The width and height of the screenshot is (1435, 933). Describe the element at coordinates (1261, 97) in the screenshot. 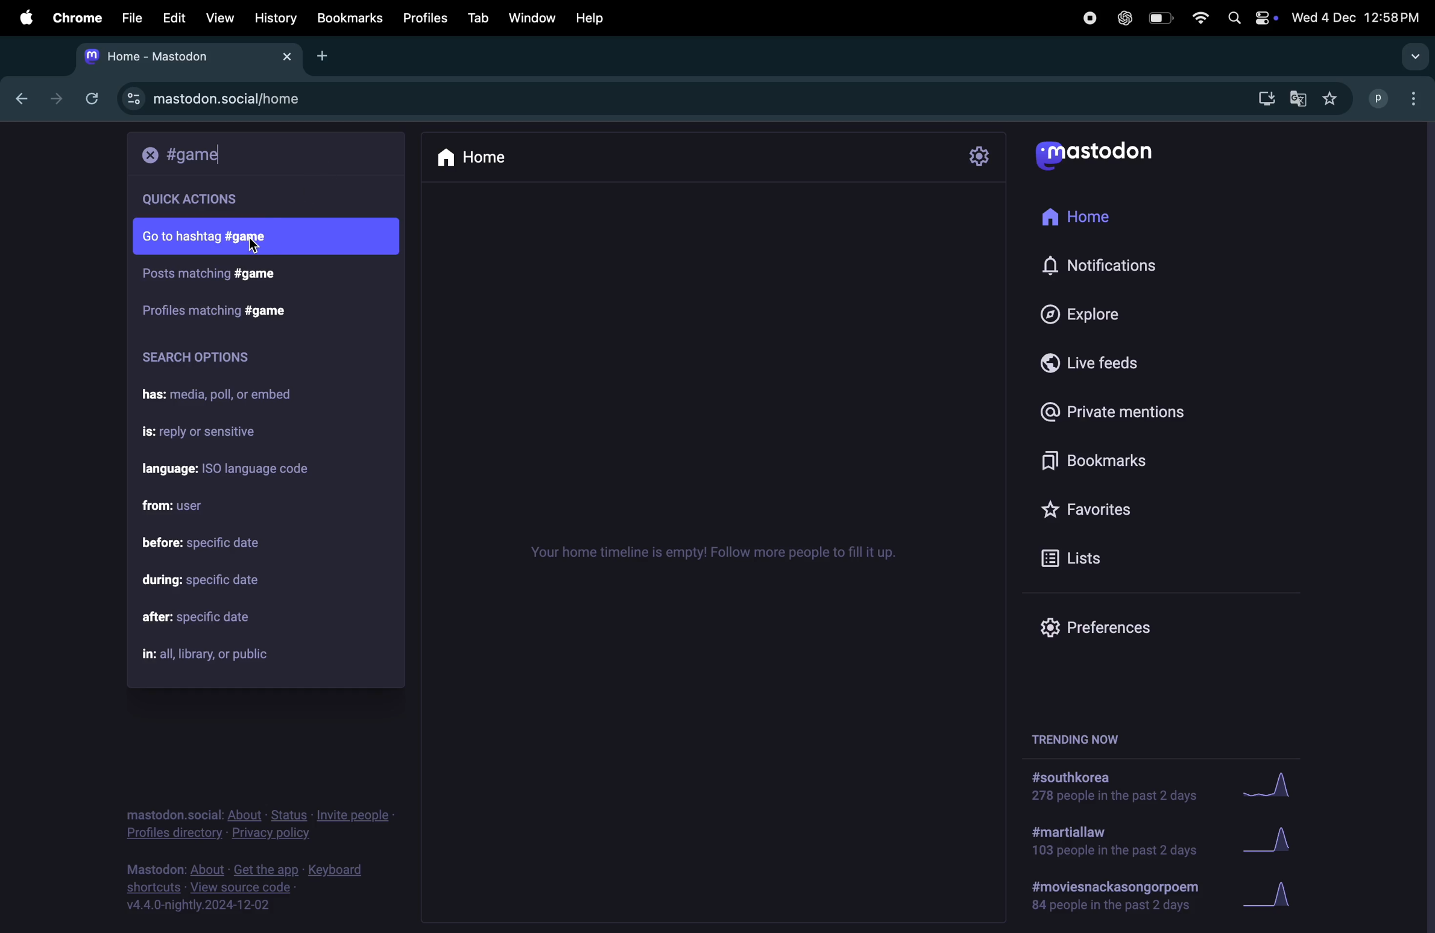

I see `download` at that location.